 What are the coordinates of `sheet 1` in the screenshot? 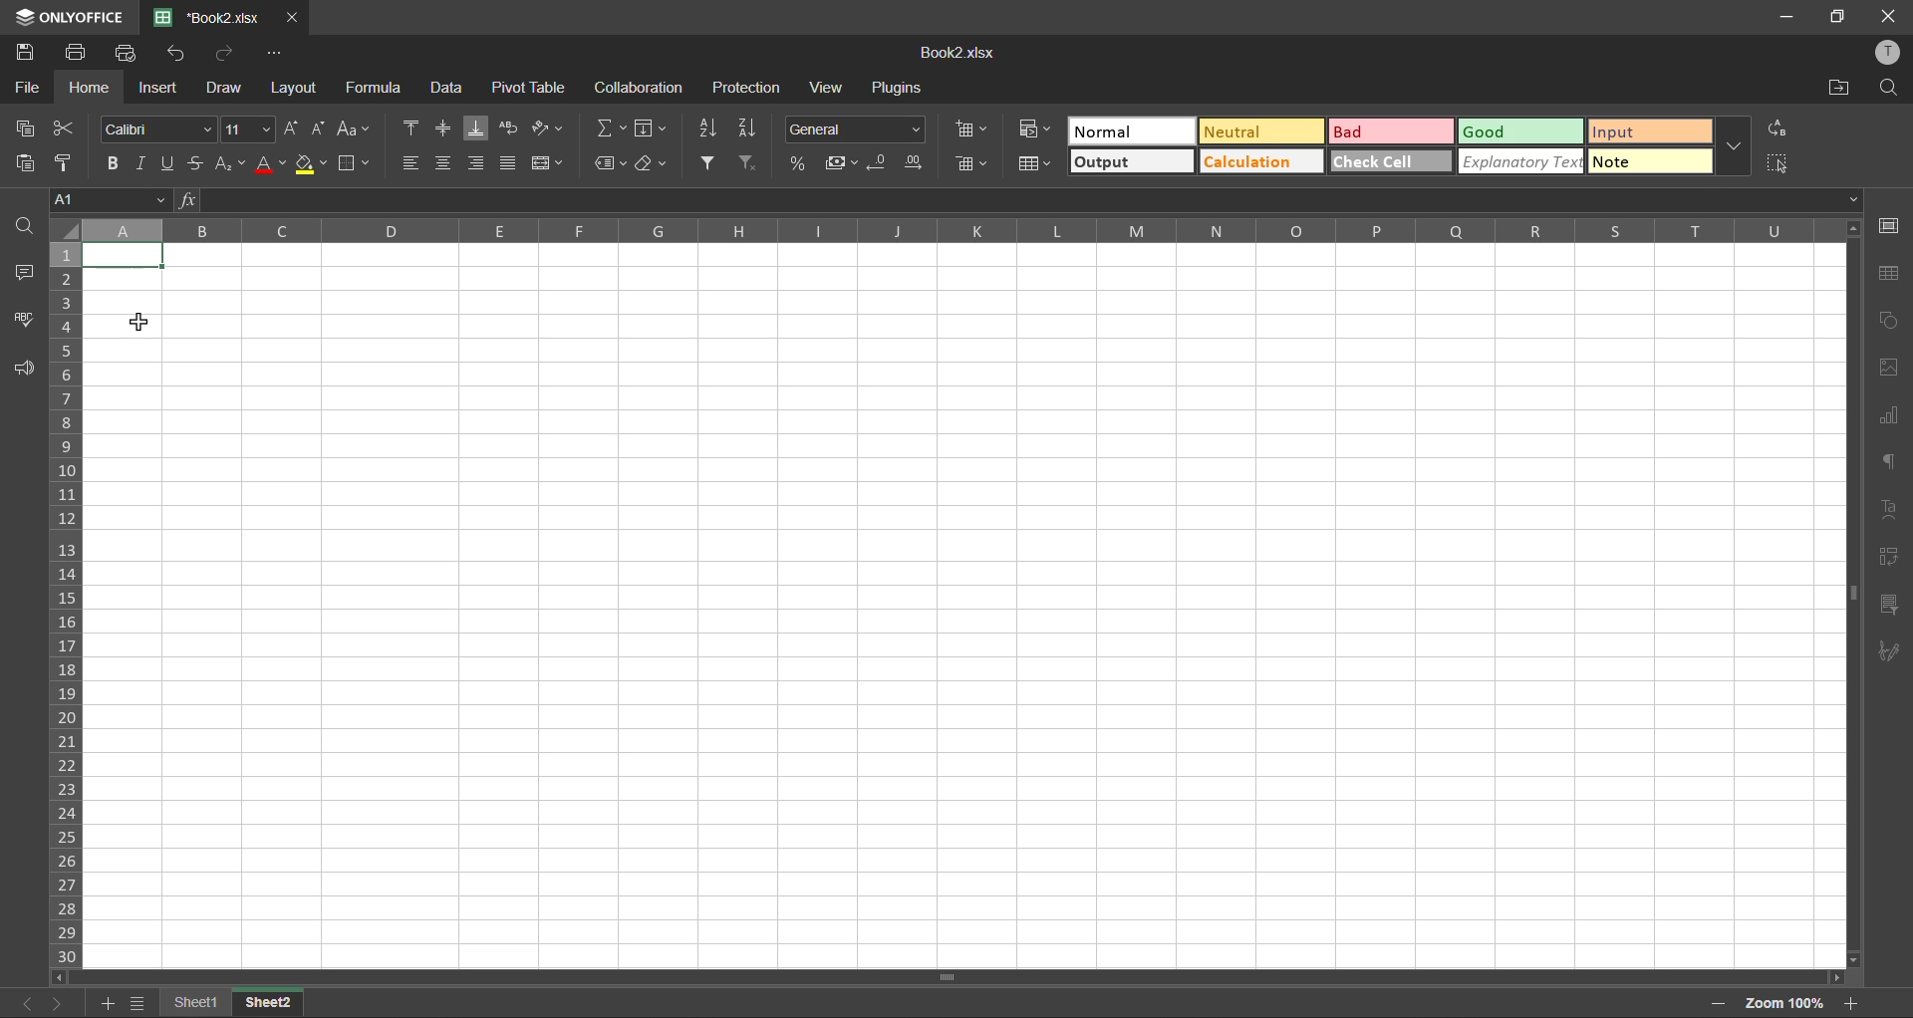 It's located at (193, 1000).